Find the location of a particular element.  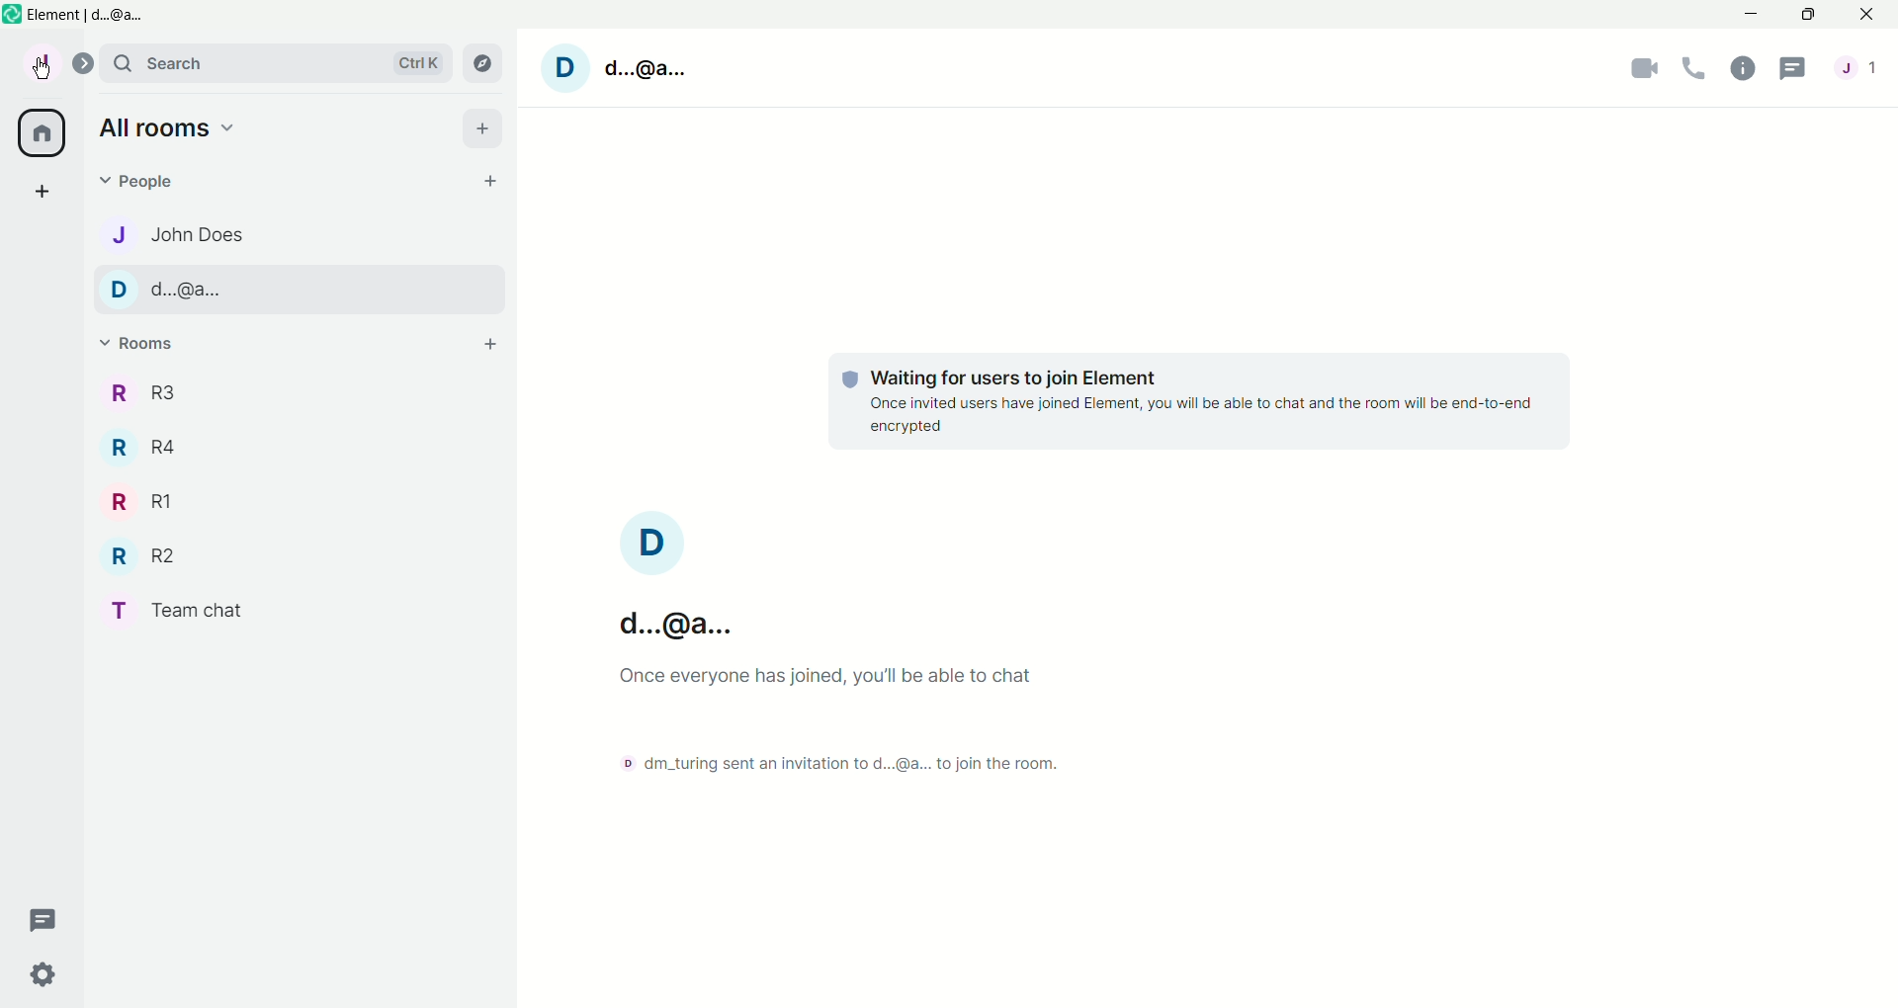

R4 - Room Name is located at coordinates (150, 450).